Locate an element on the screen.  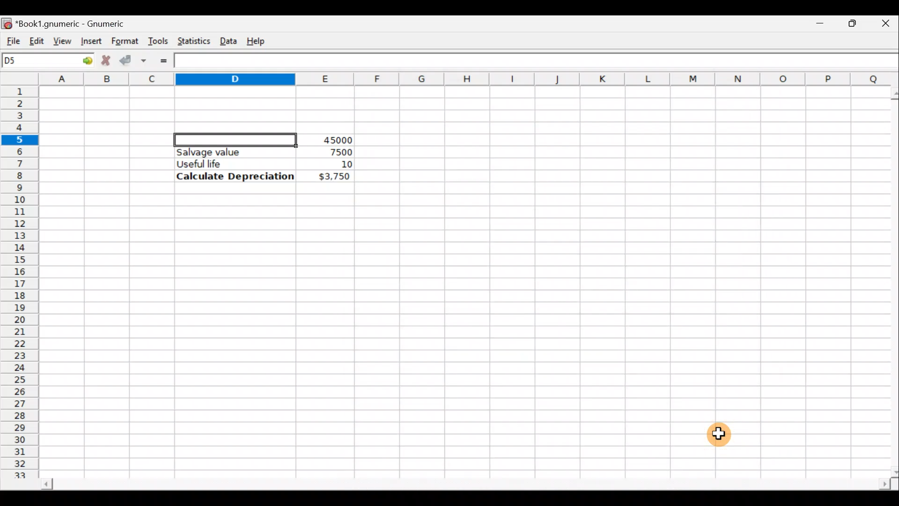
10 is located at coordinates (335, 164).